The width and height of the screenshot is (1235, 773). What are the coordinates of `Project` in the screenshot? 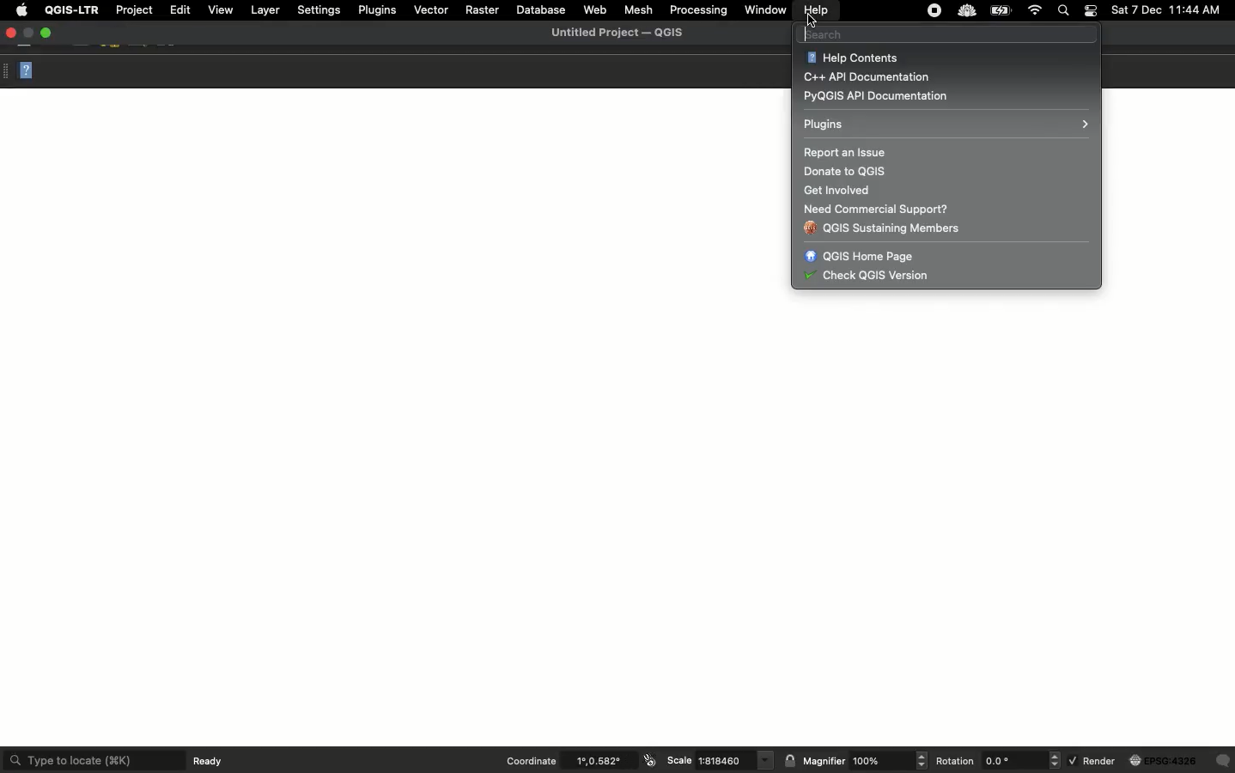 It's located at (133, 10).